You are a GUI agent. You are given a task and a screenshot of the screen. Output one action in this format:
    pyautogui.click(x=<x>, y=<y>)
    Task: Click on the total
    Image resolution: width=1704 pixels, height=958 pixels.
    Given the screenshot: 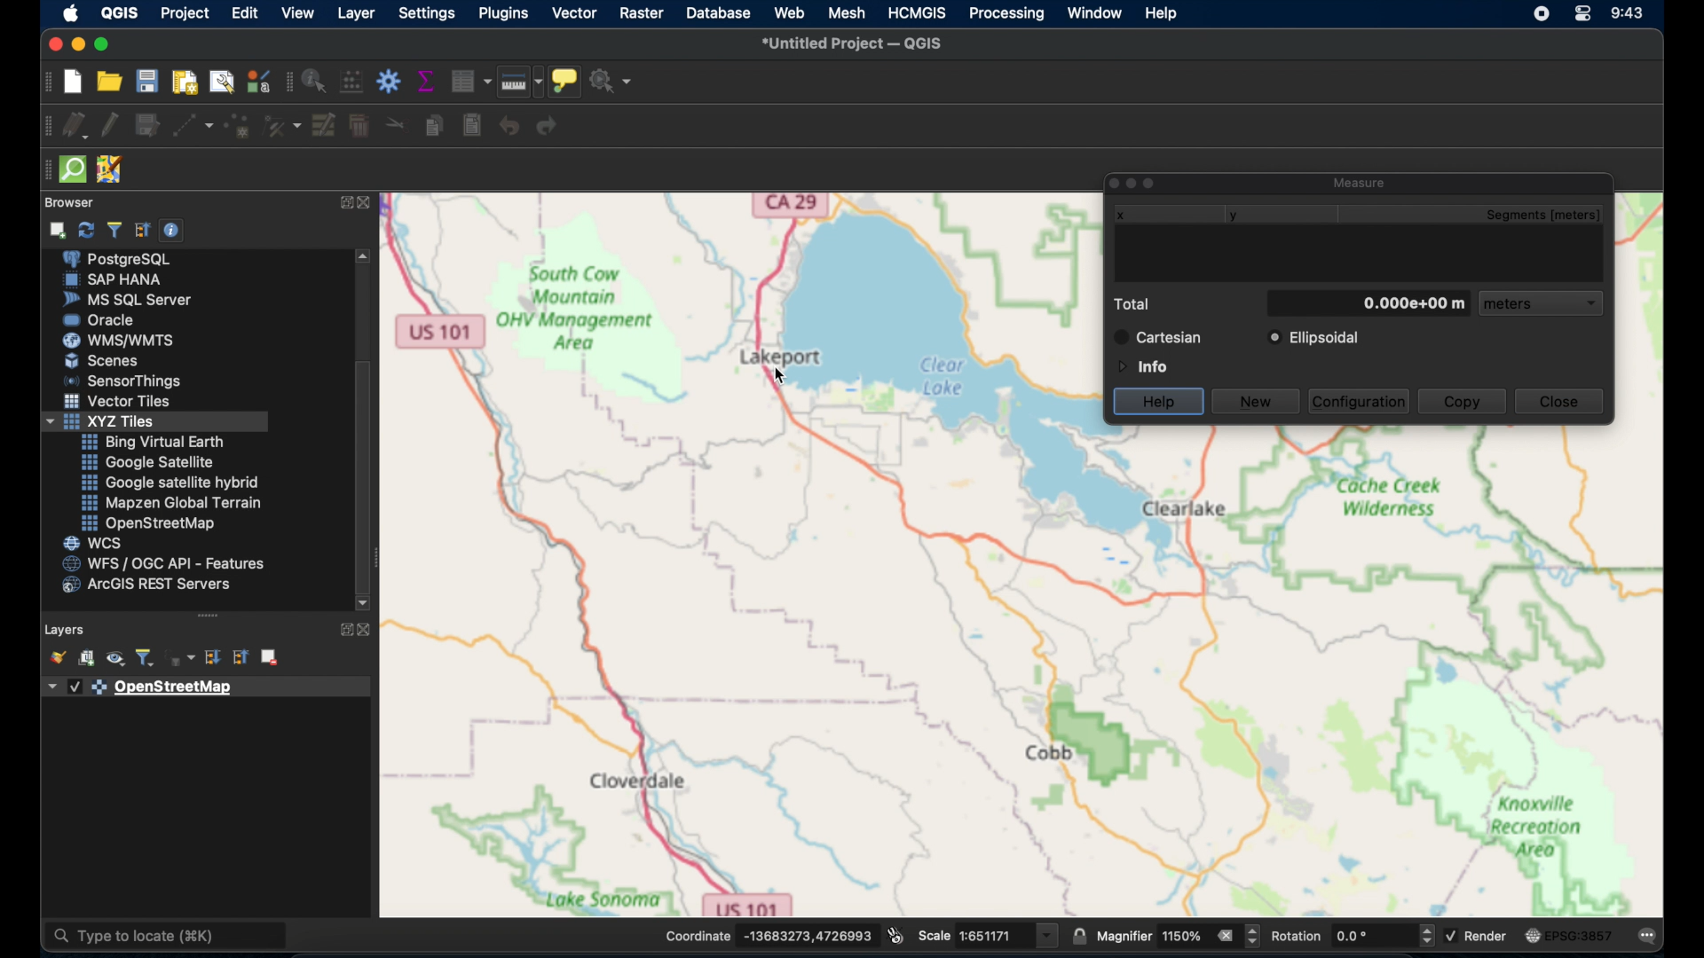 What is the action you would take?
    pyautogui.click(x=1136, y=304)
    